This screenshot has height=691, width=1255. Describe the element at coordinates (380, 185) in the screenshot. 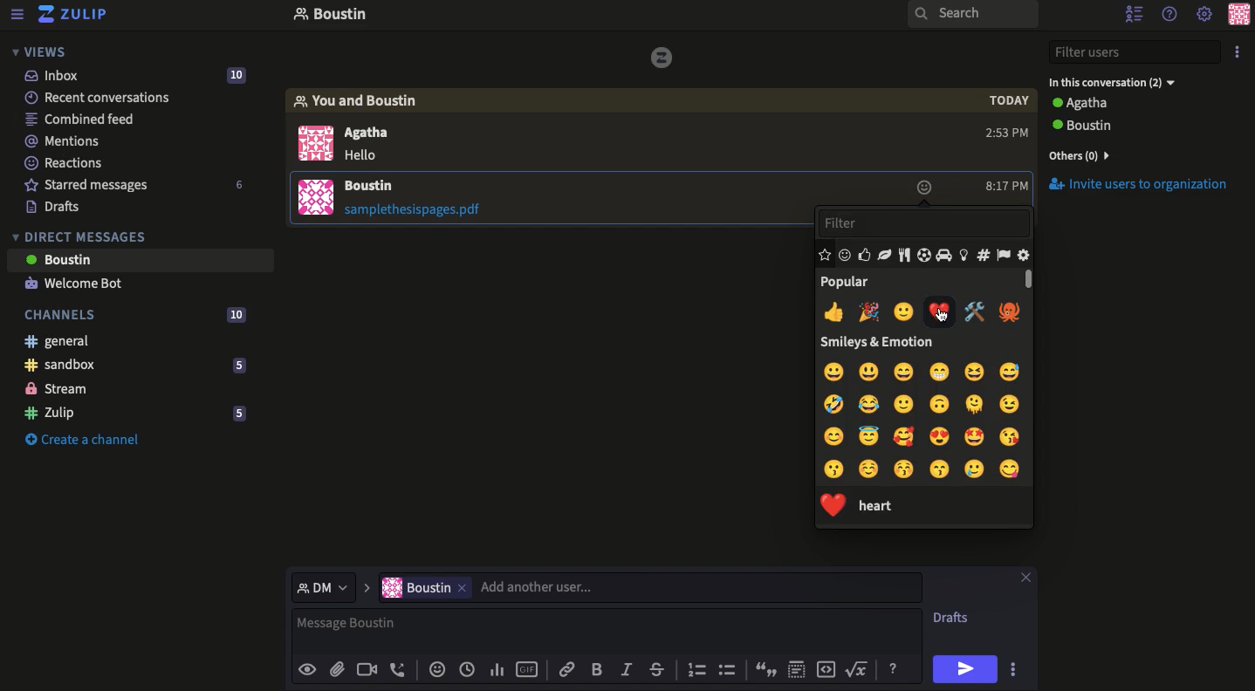

I see `User` at that location.